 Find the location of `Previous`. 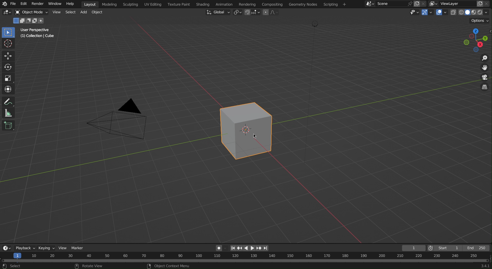

Previous is located at coordinates (239, 248).